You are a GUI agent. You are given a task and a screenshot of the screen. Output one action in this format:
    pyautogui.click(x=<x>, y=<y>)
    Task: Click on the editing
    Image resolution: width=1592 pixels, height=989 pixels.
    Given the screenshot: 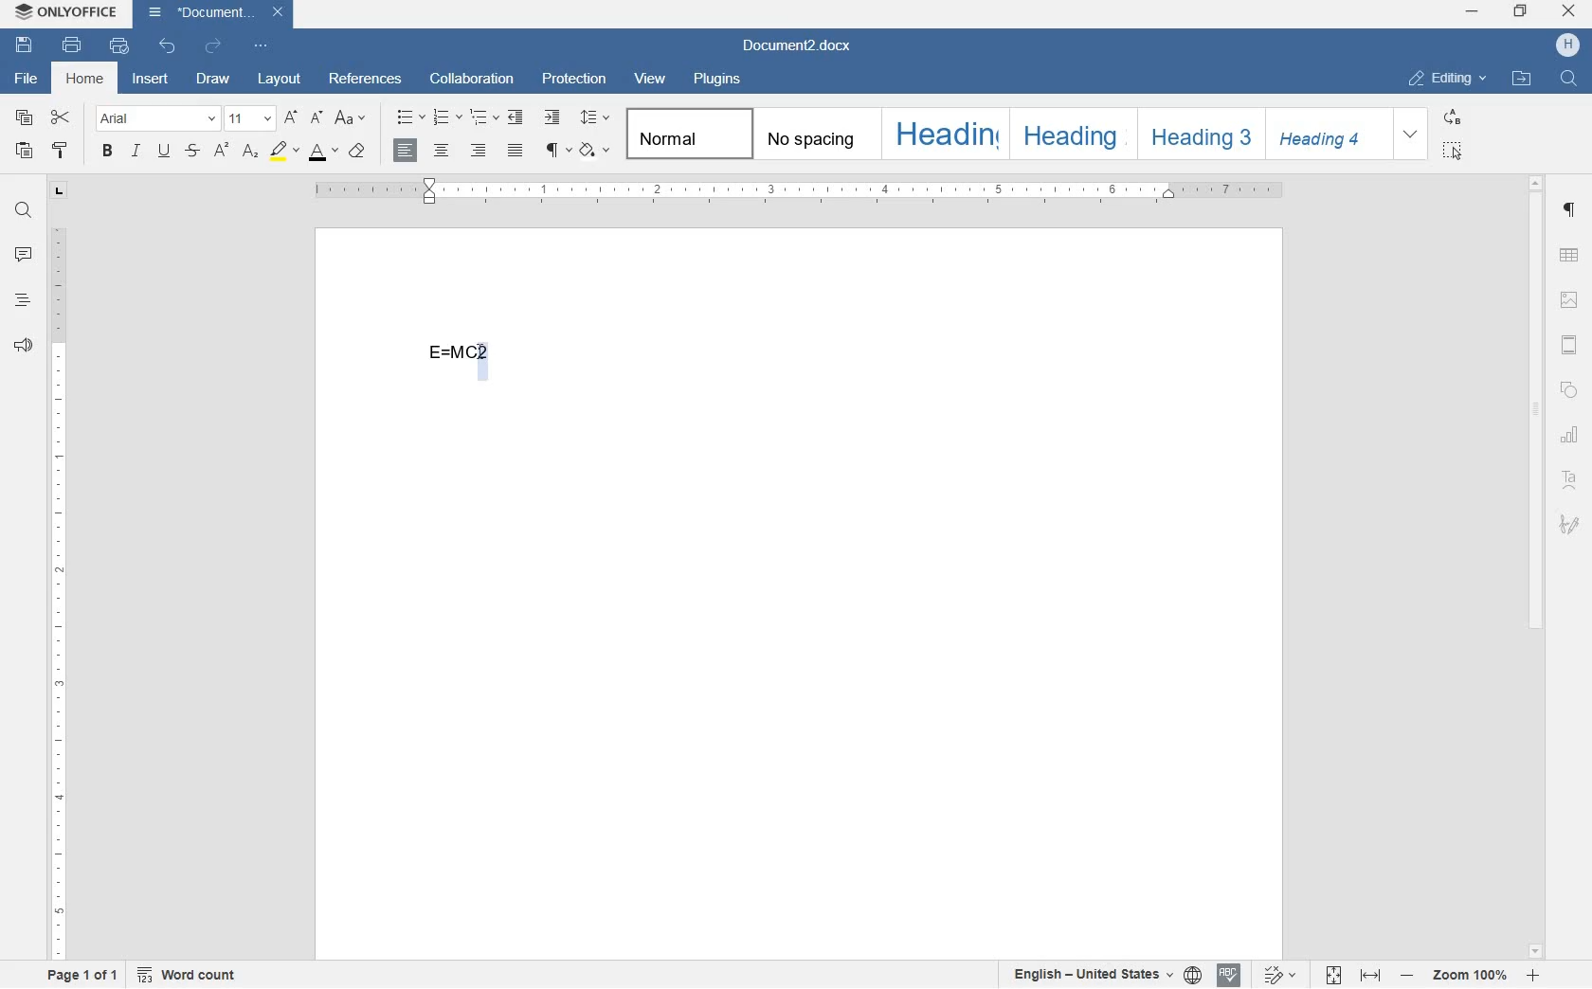 What is the action you would take?
    pyautogui.click(x=1445, y=79)
    